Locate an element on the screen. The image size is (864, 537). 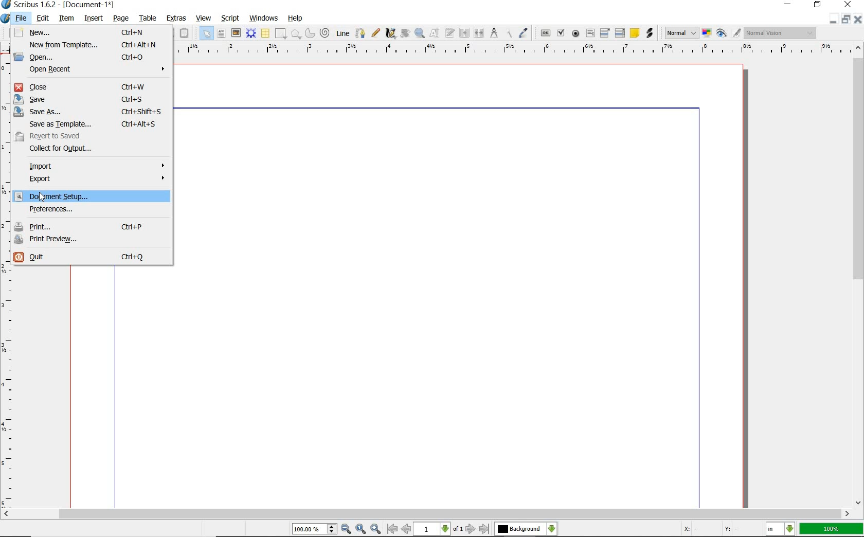
QUIT is located at coordinates (91, 258).